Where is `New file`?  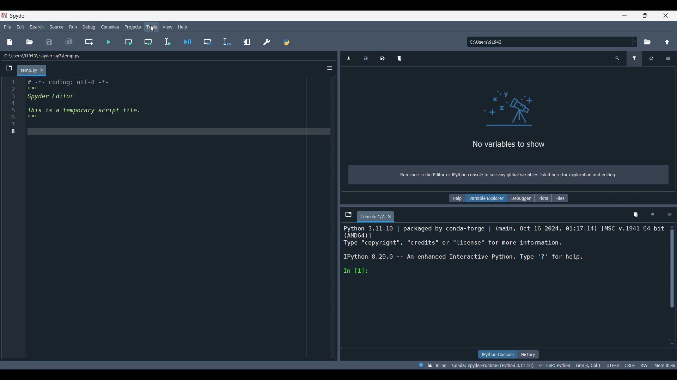
New file is located at coordinates (10, 42).